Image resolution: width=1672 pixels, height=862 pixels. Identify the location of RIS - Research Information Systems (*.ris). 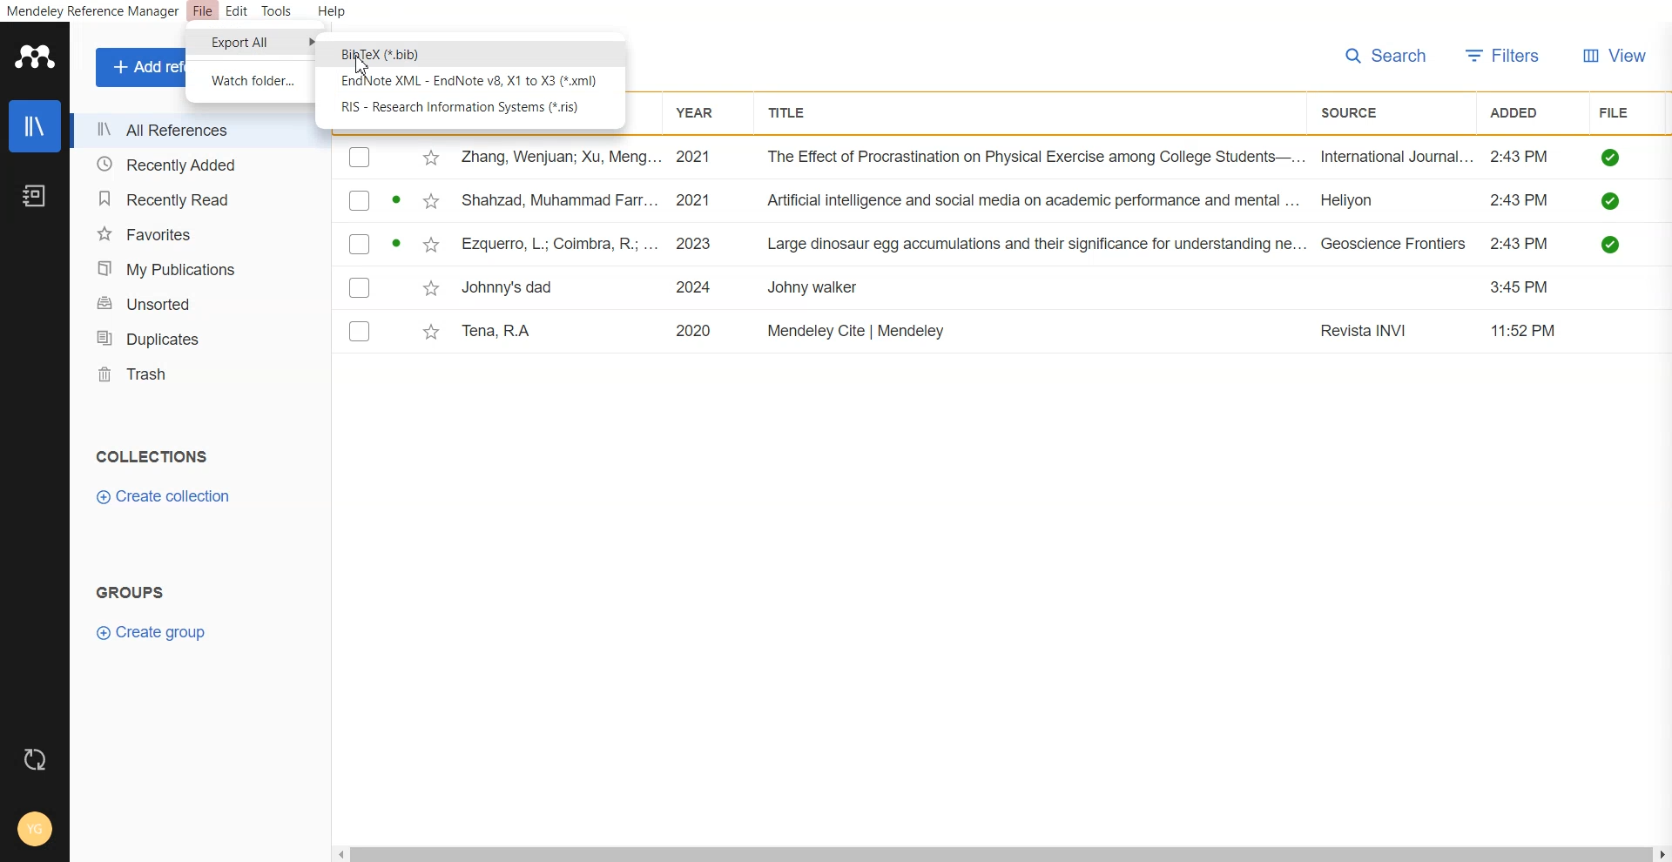
(463, 108).